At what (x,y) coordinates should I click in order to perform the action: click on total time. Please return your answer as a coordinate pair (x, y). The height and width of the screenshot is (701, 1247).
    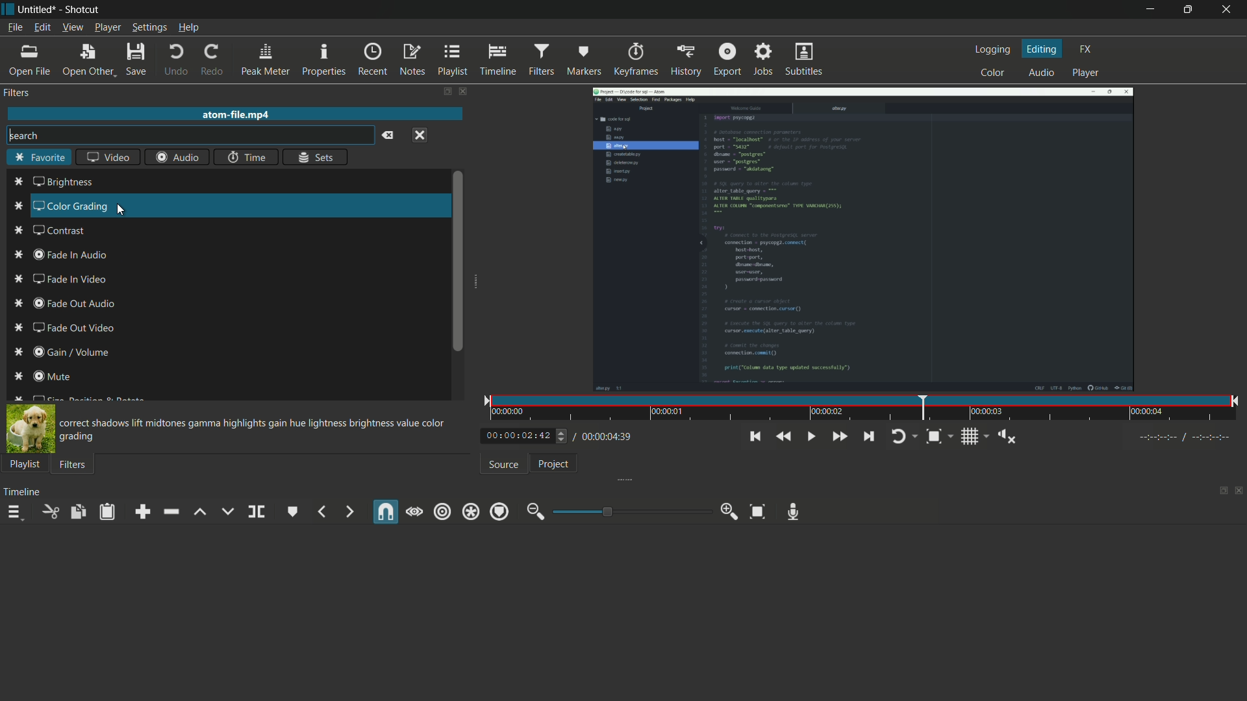
    Looking at the image, I should click on (603, 436).